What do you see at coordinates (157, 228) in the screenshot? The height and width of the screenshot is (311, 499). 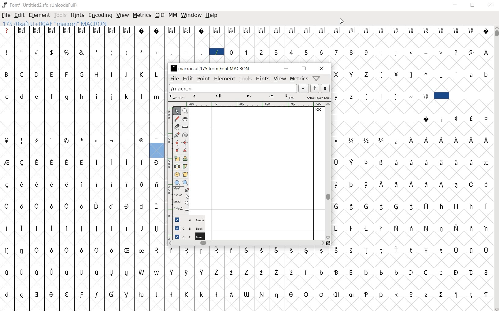 I see `Symbol` at bounding box center [157, 228].